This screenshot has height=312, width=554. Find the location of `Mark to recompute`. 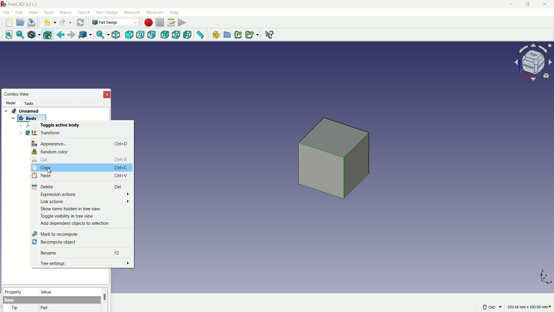

Mark to recompute is located at coordinates (55, 234).